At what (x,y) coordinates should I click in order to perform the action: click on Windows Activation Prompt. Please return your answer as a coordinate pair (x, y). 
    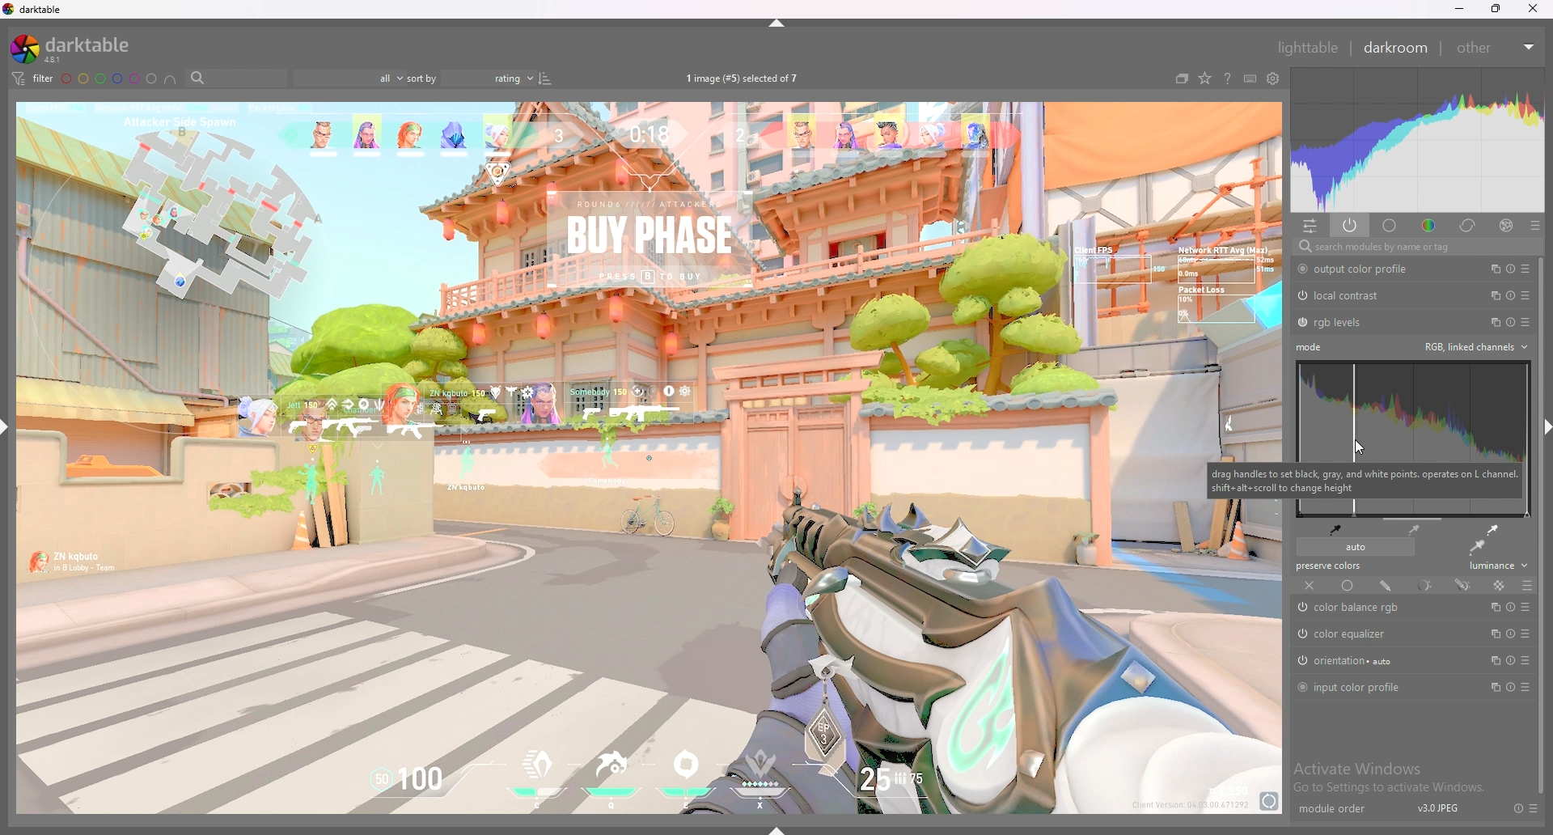
    Looking at the image, I should click on (1394, 777).